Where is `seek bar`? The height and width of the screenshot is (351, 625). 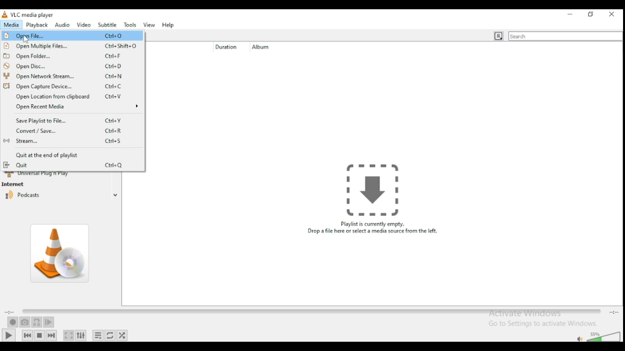 seek bar is located at coordinates (311, 311).